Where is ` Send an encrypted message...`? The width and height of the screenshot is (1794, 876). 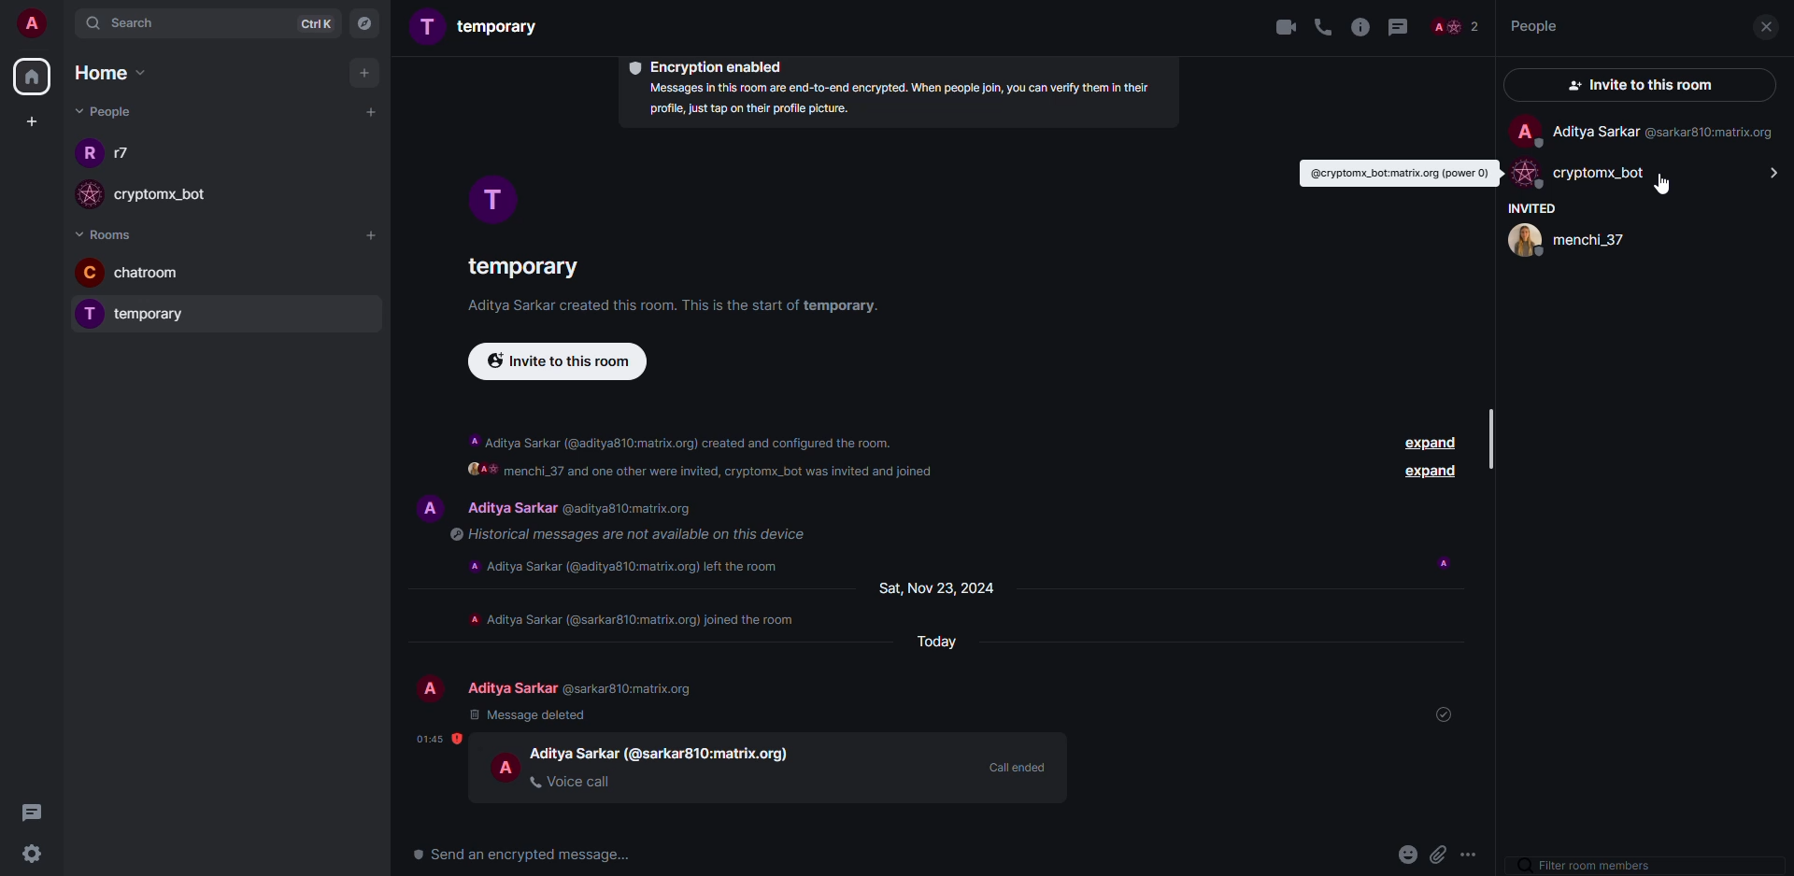  Send an encrypted message... is located at coordinates (523, 855).